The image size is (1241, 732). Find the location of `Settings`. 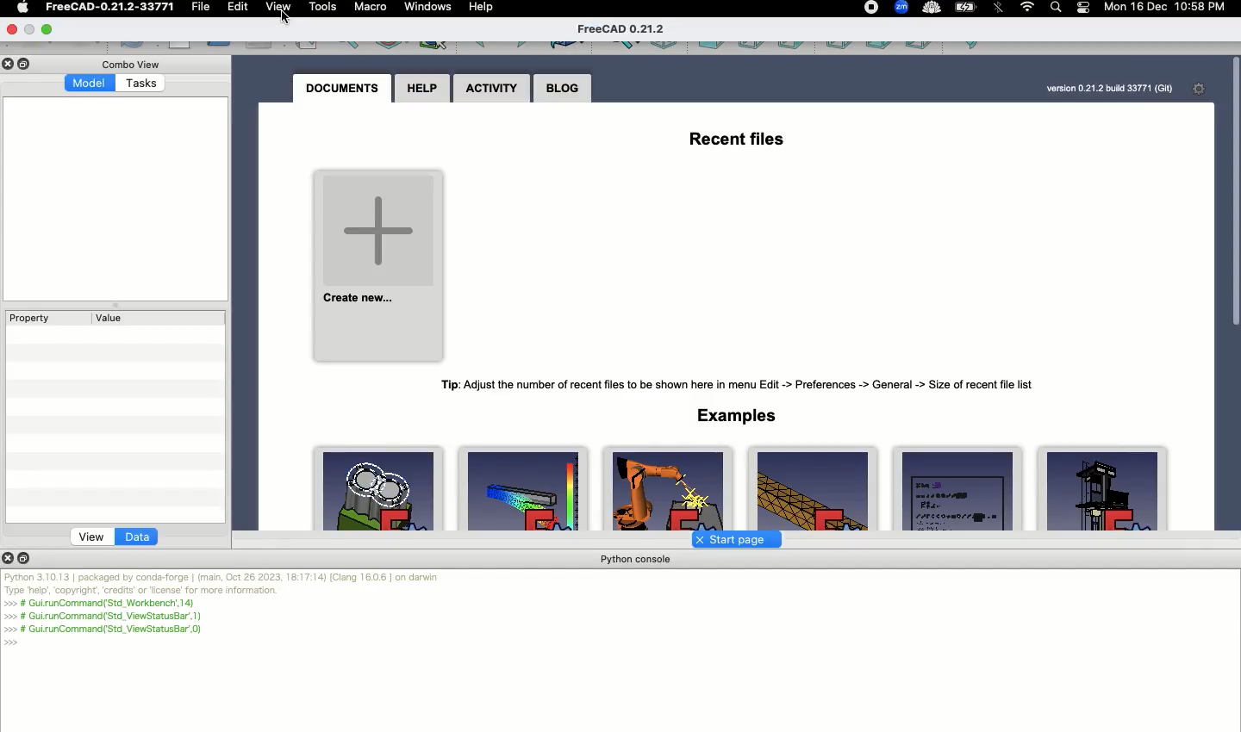

Settings is located at coordinates (1203, 89).